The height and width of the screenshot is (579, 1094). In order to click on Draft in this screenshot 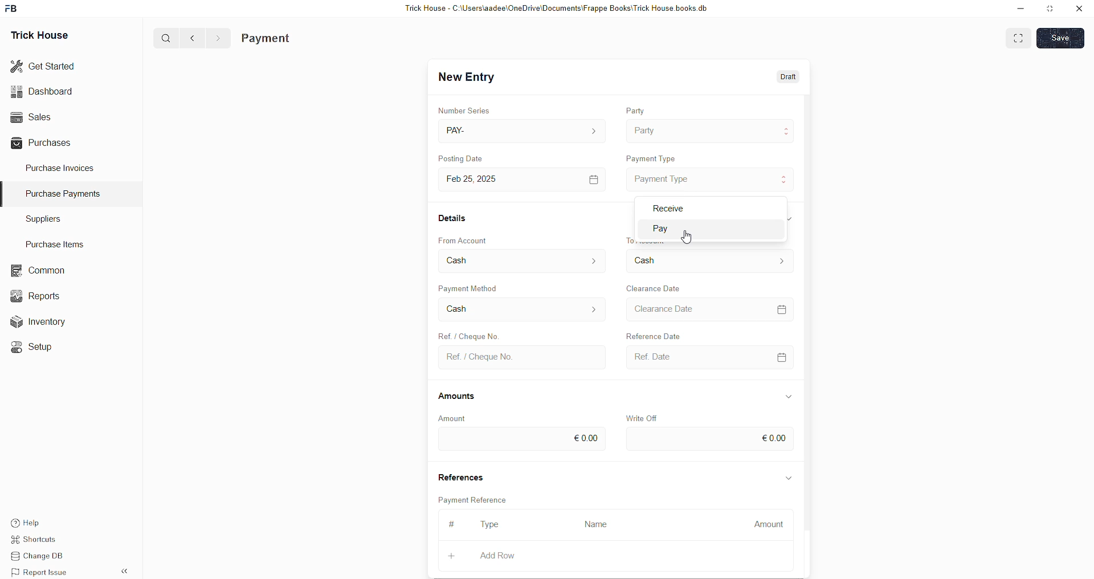, I will do `click(789, 78)`.